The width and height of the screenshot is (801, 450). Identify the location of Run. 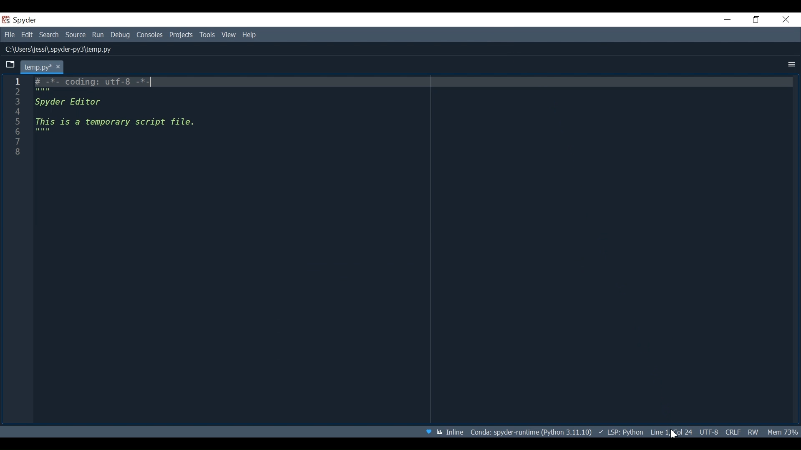
(98, 35).